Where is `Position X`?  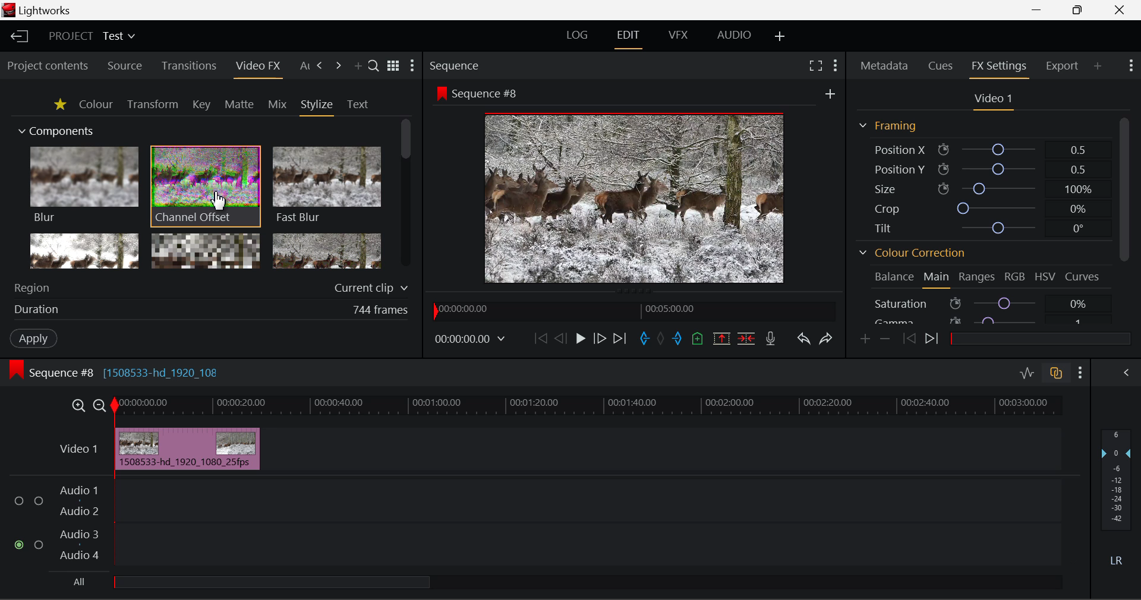 Position X is located at coordinates (983, 149).